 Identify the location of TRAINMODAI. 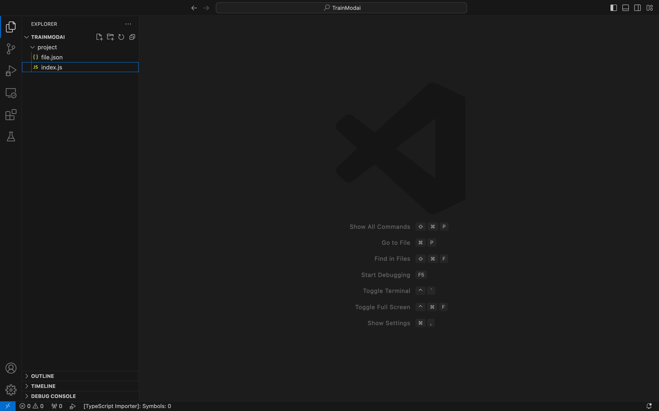
(52, 38).